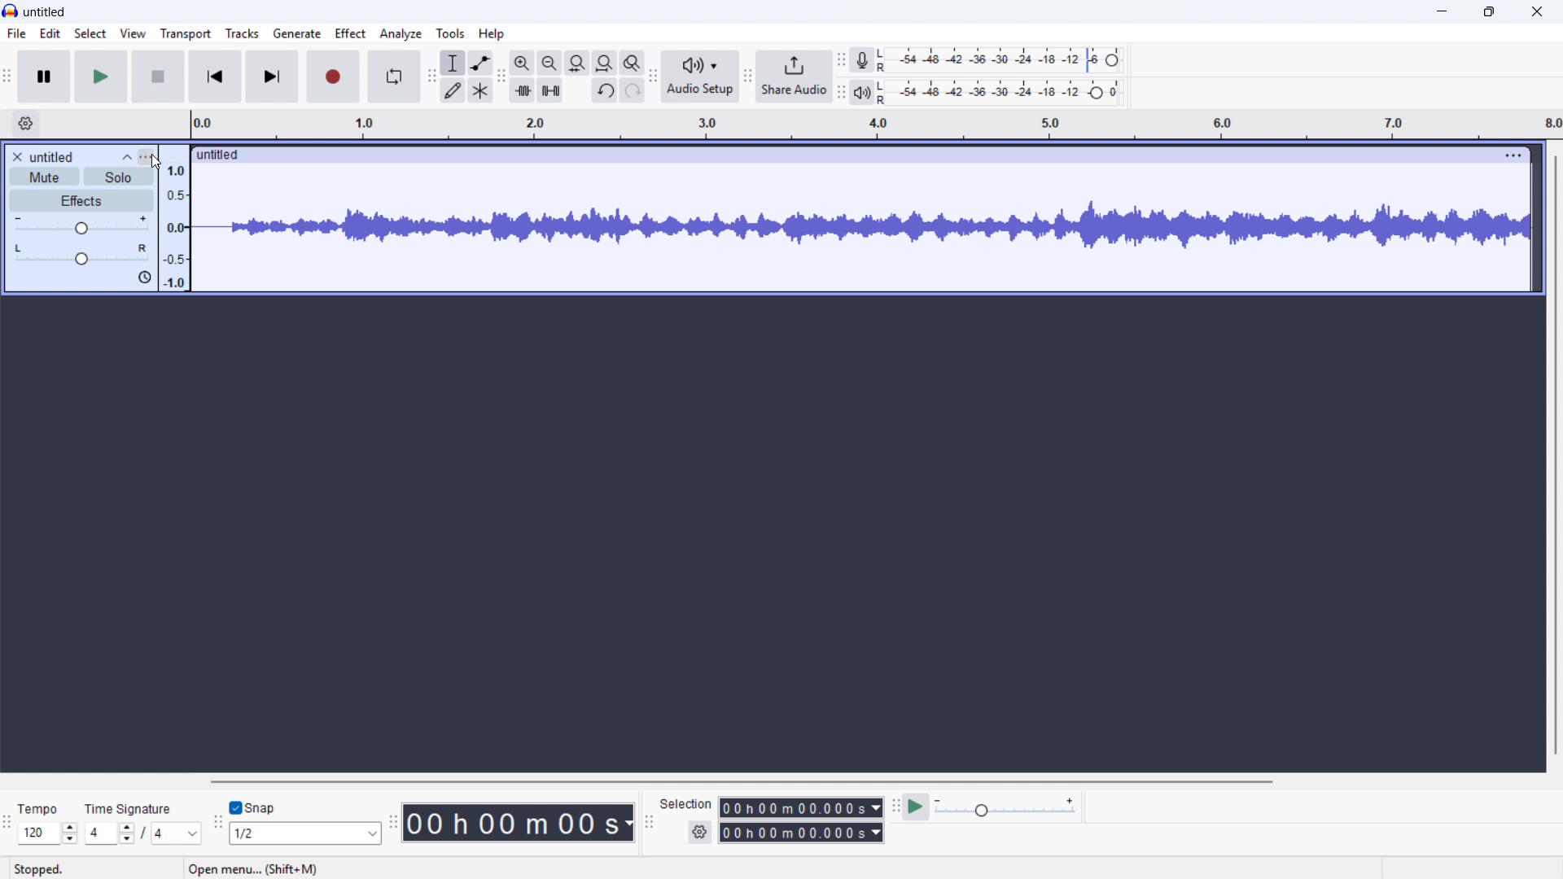  Describe the element at coordinates (1443, 12) in the screenshot. I see `minimise` at that location.